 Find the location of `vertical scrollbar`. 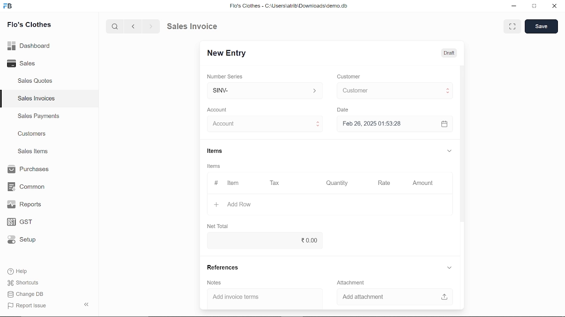

vertical scrollbar is located at coordinates (463, 145).